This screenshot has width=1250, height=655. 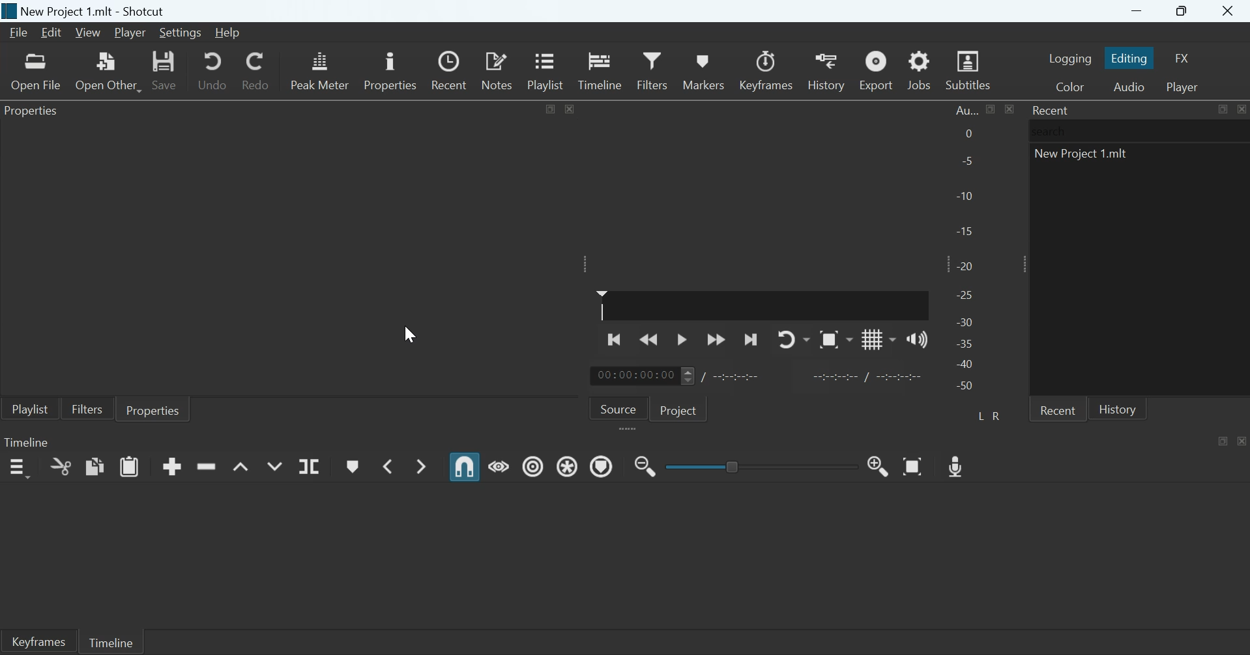 I want to click on Left, so click(x=982, y=415).